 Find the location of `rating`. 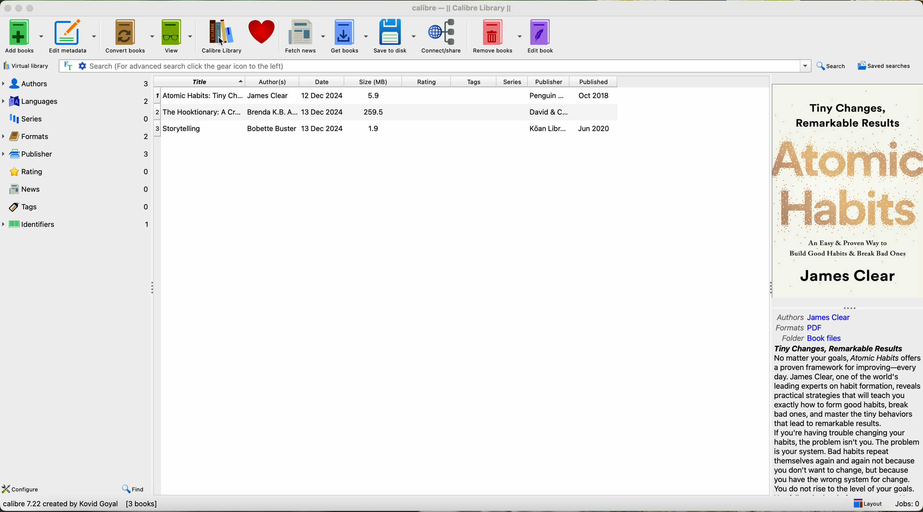

rating is located at coordinates (429, 81).